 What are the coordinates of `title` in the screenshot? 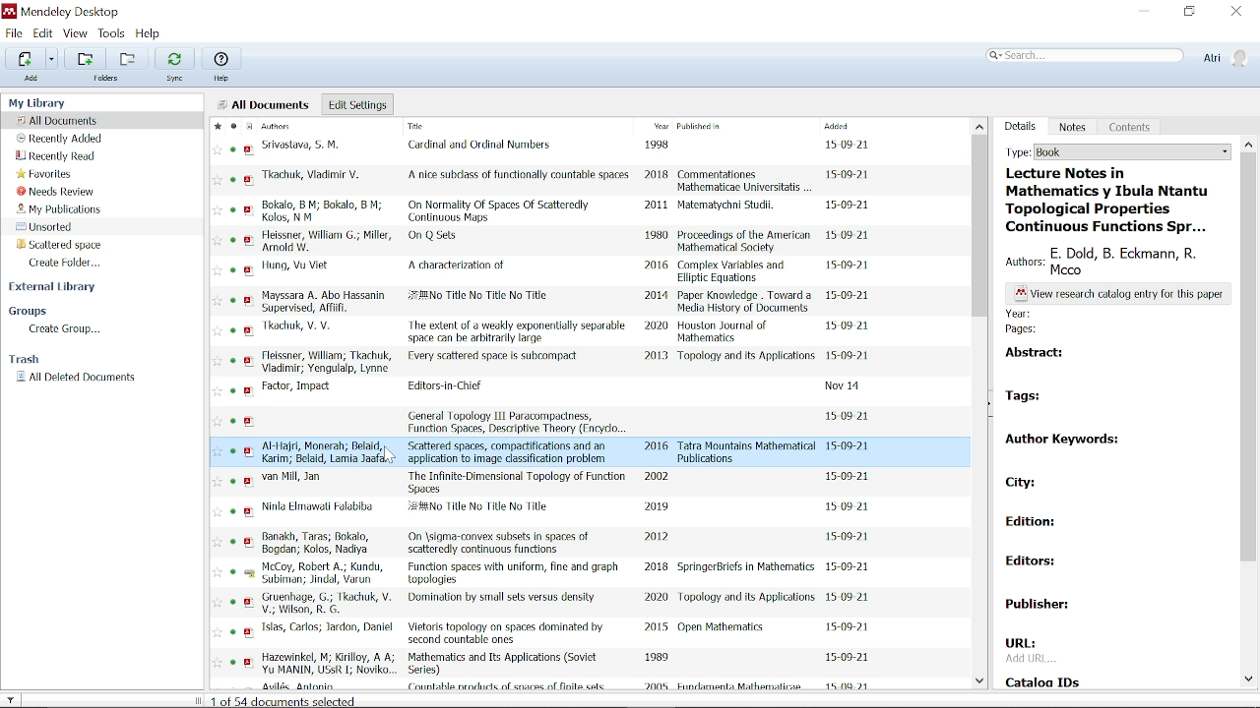 It's located at (480, 298).